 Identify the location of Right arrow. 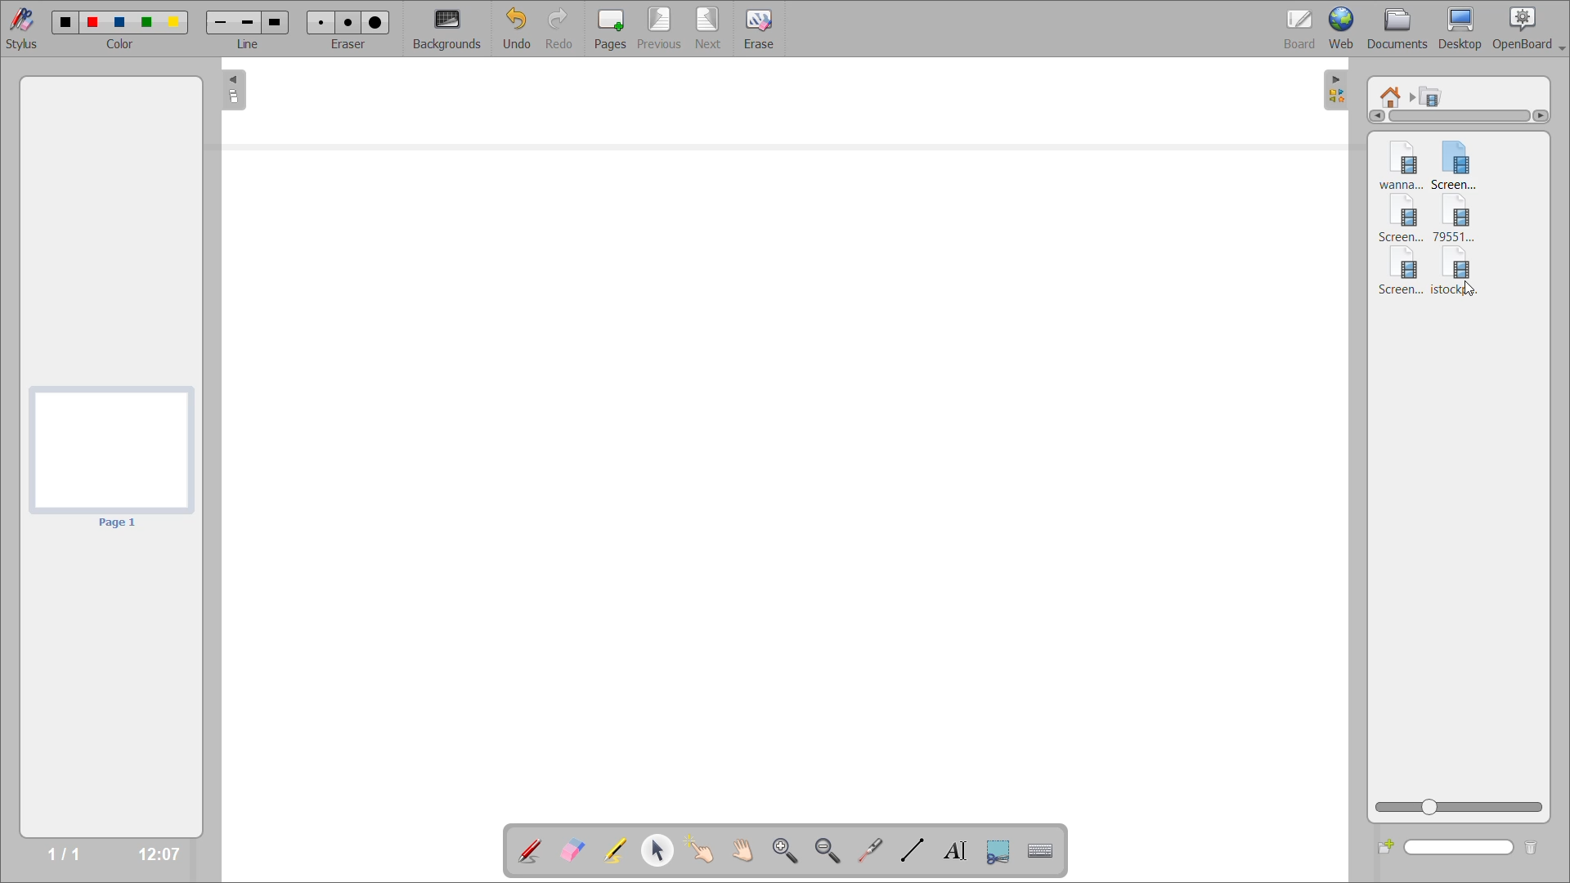
(1545, 114).